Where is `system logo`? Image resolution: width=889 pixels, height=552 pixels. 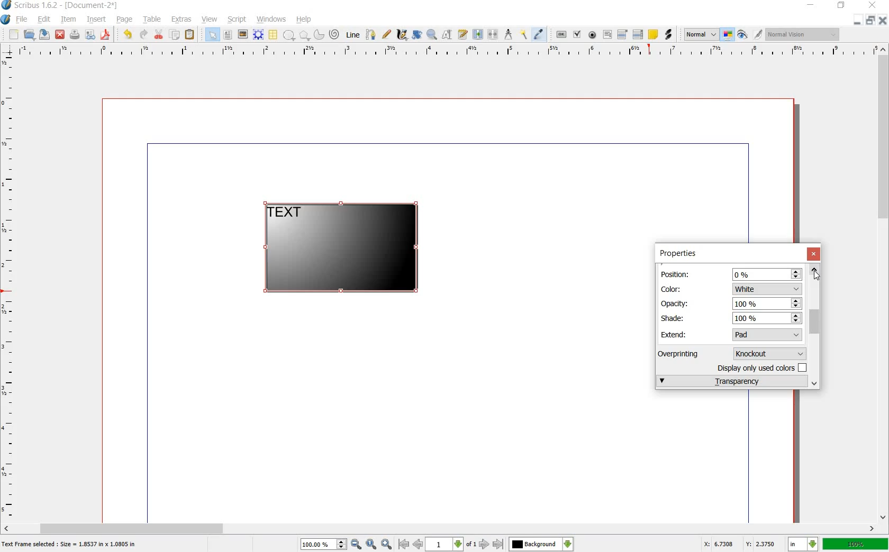
system logo is located at coordinates (5, 20).